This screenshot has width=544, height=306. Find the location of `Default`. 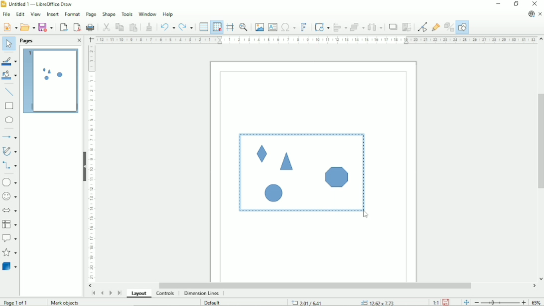

Default is located at coordinates (214, 302).